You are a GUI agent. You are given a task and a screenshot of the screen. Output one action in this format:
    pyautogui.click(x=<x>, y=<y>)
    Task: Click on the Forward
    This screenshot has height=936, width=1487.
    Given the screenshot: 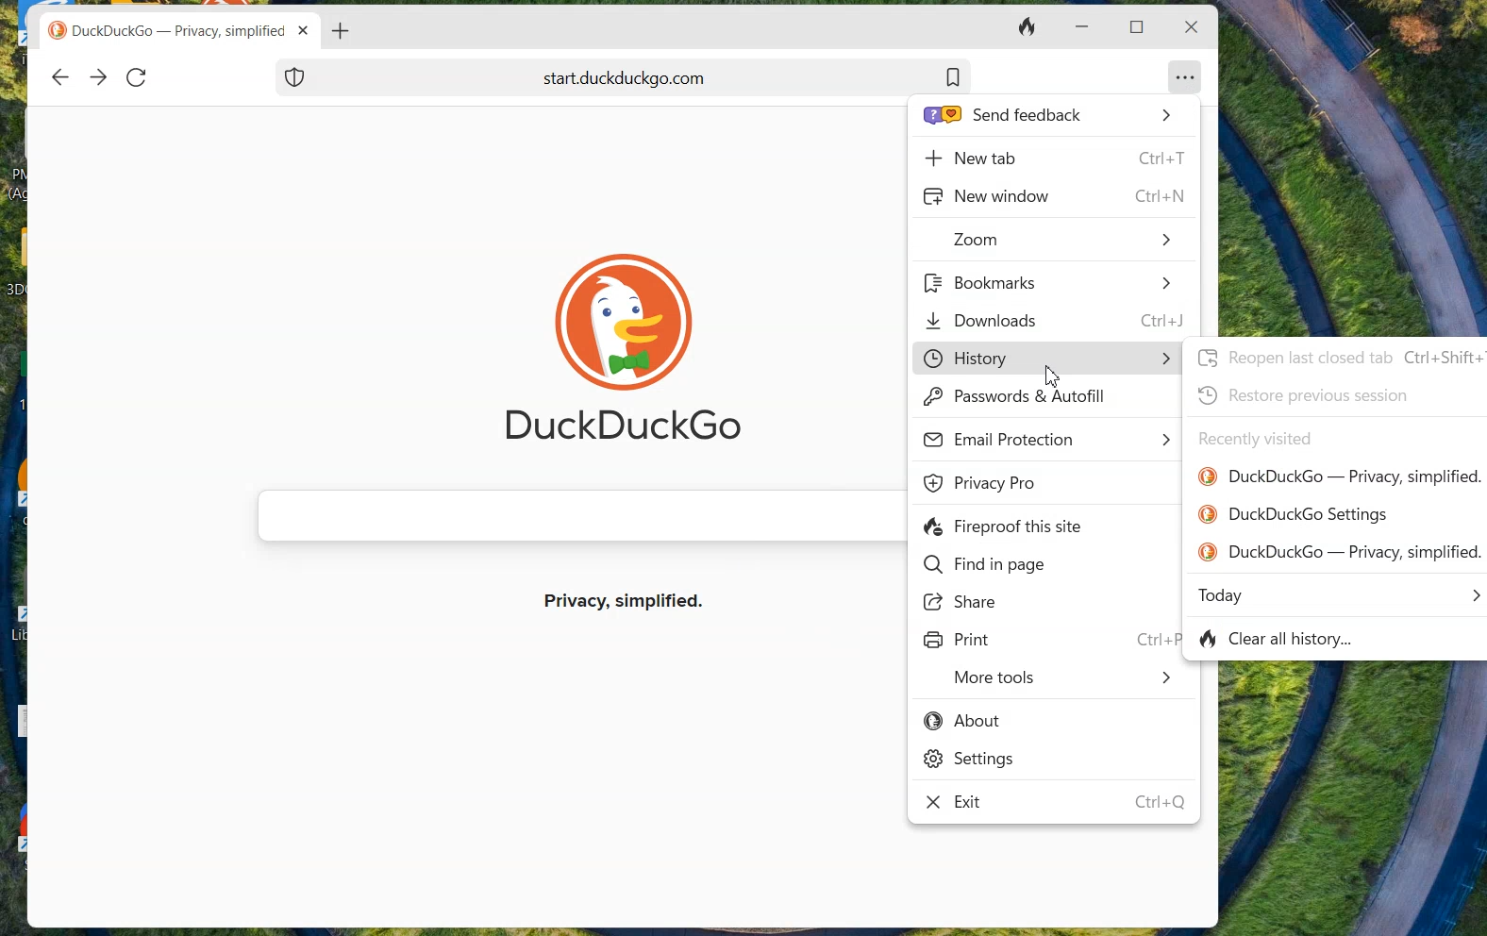 What is the action you would take?
    pyautogui.click(x=98, y=78)
    